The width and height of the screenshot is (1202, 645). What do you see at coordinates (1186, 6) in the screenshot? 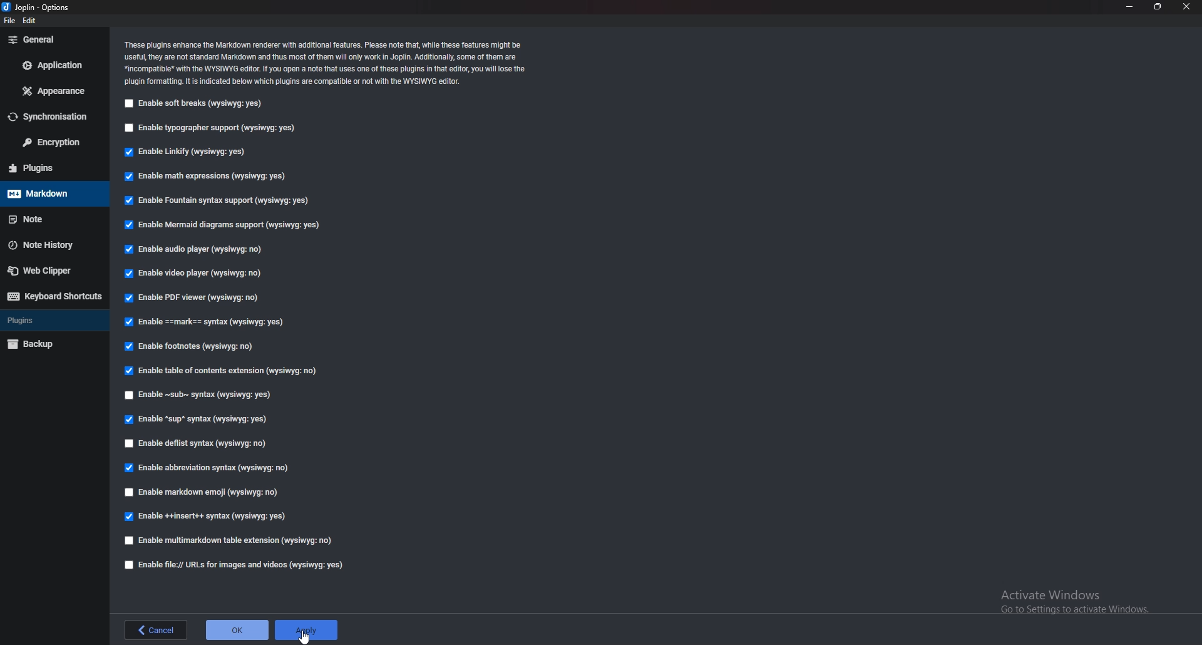
I see `close` at bounding box center [1186, 6].